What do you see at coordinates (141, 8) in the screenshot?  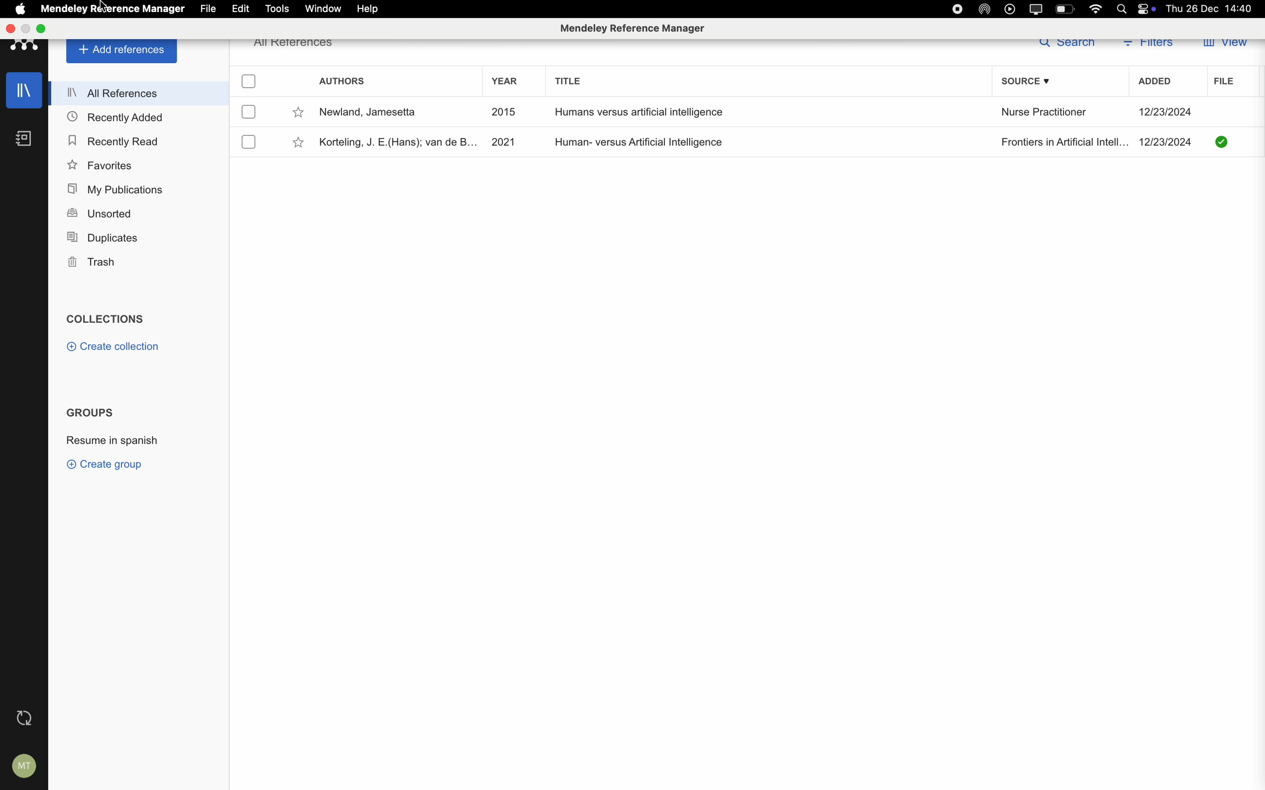 I see `Mendeley Reference Manager` at bounding box center [141, 8].